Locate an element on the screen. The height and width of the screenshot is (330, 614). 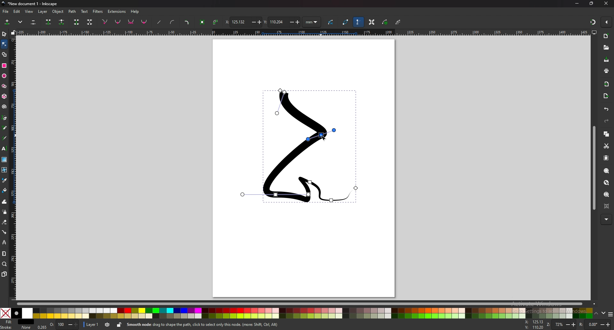
star and polygon is located at coordinates (4, 86).